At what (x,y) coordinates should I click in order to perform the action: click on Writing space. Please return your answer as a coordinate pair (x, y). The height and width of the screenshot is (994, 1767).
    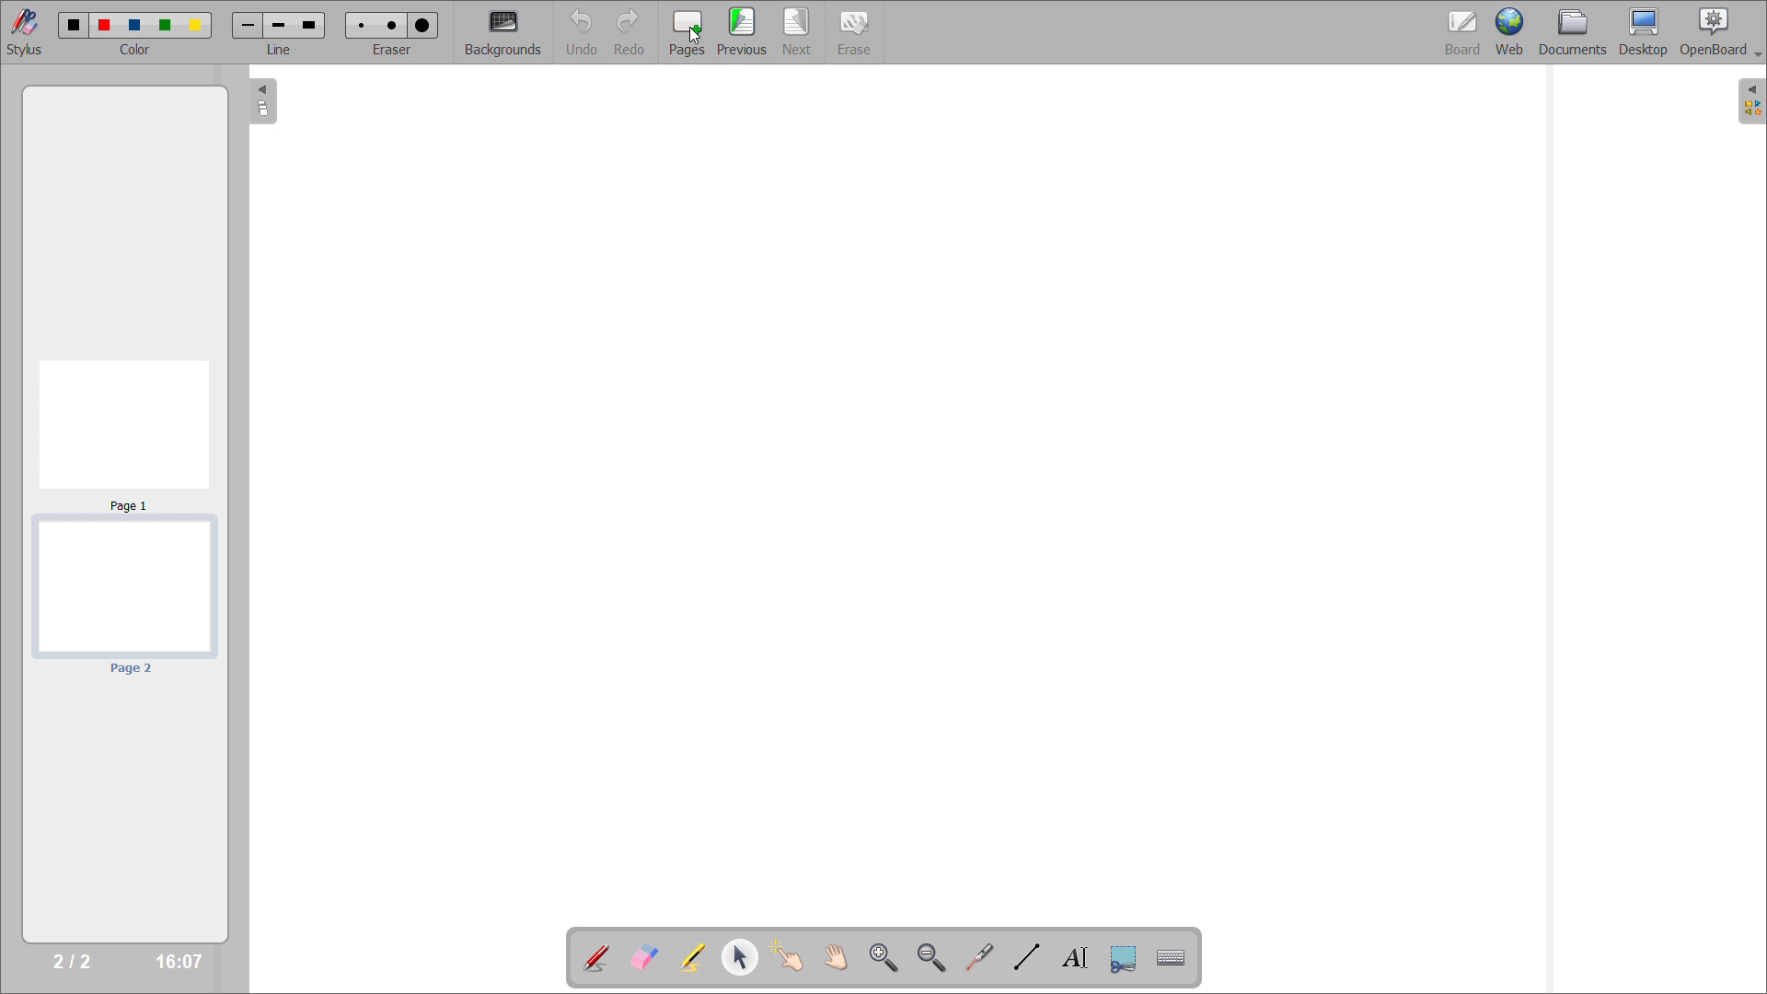
    Looking at the image, I should click on (905, 480).